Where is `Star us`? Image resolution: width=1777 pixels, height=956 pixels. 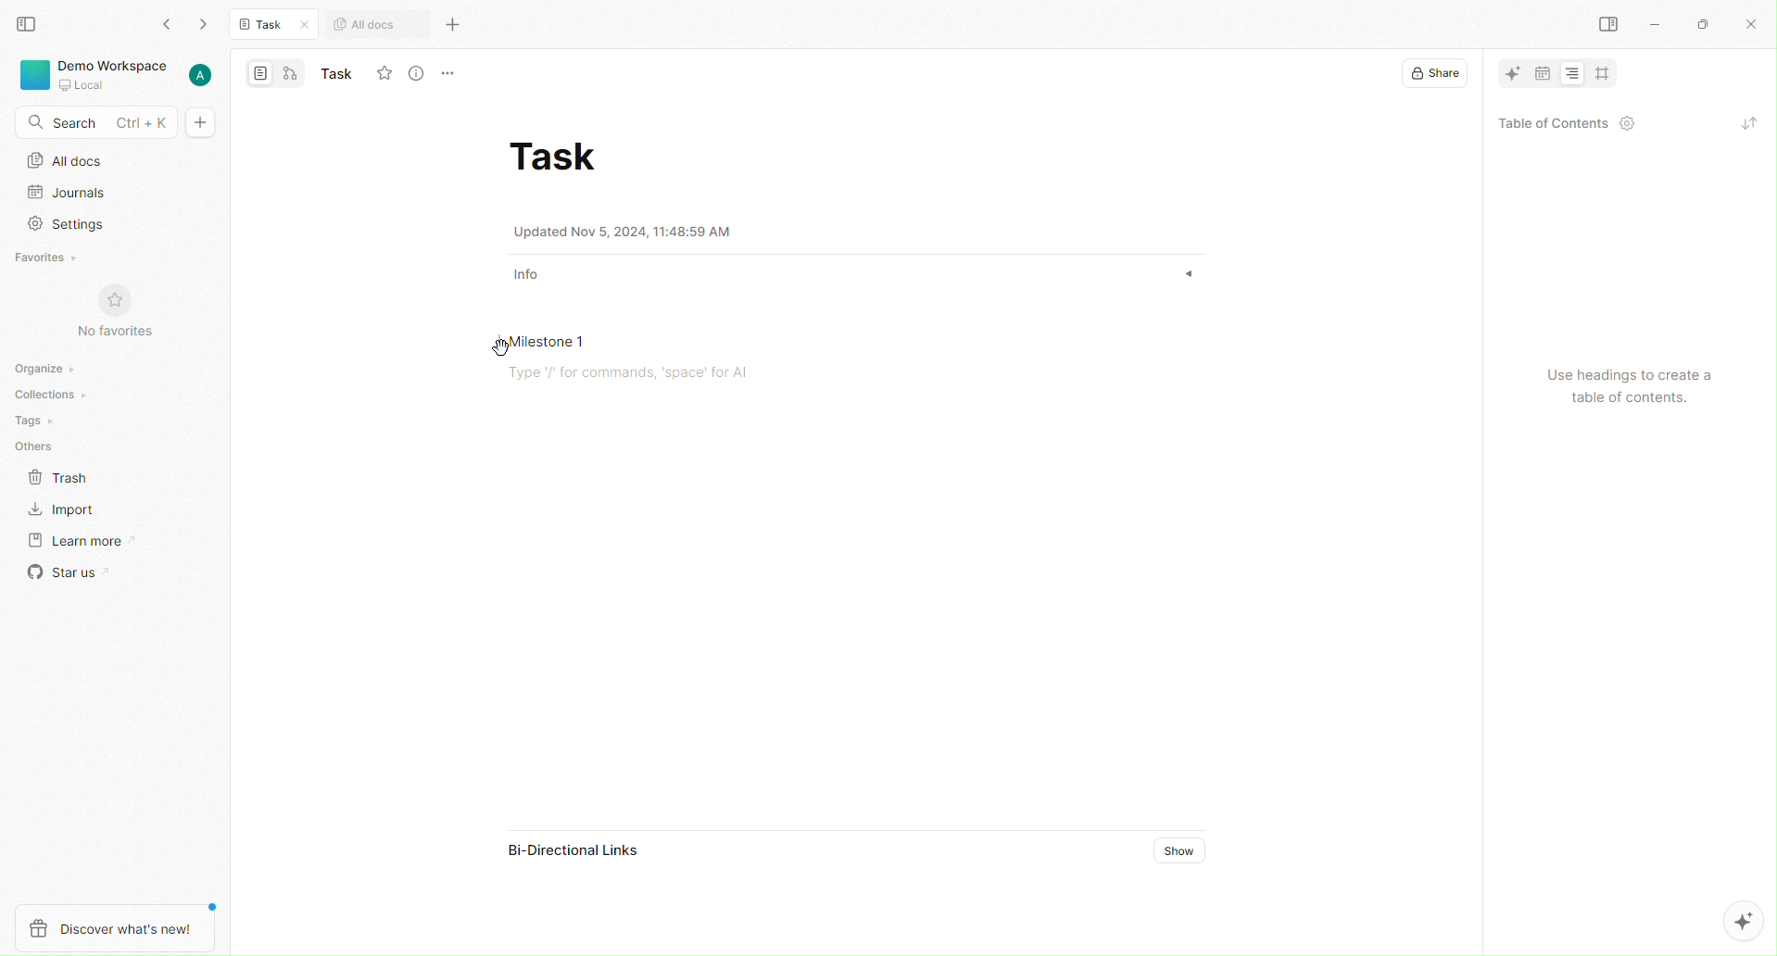 Star us is located at coordinates (65, 573).